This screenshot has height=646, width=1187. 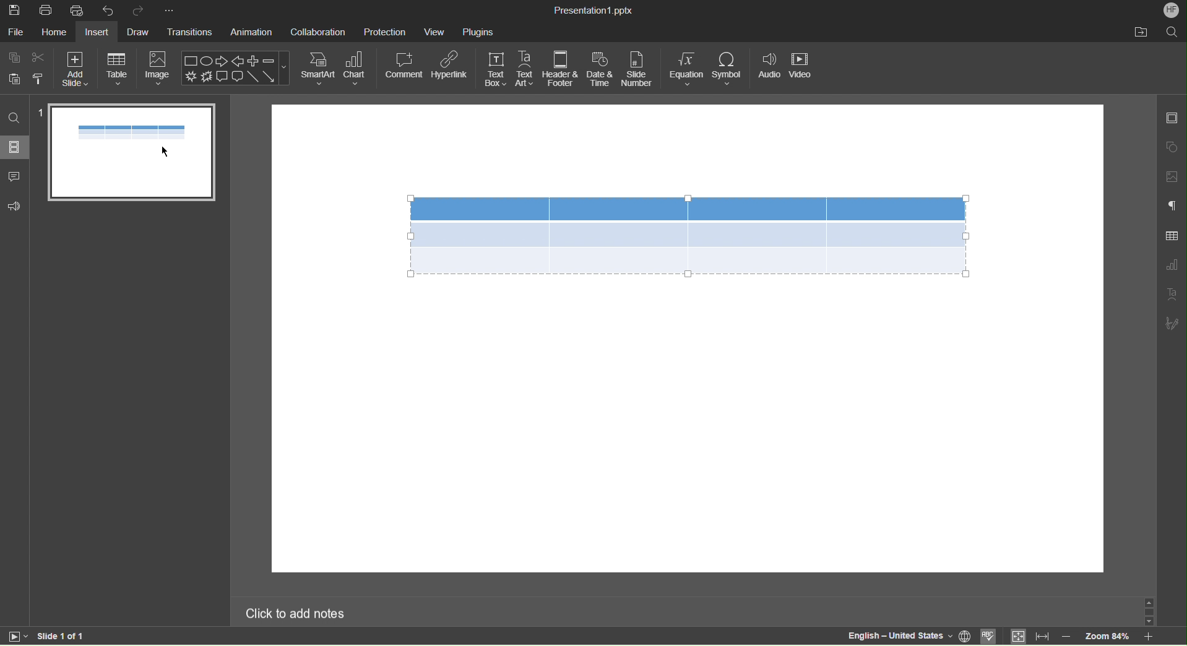 What do you see at coordinates (688, 235) in the screenshot?
I see `Table` at bounding box center [688, 235].